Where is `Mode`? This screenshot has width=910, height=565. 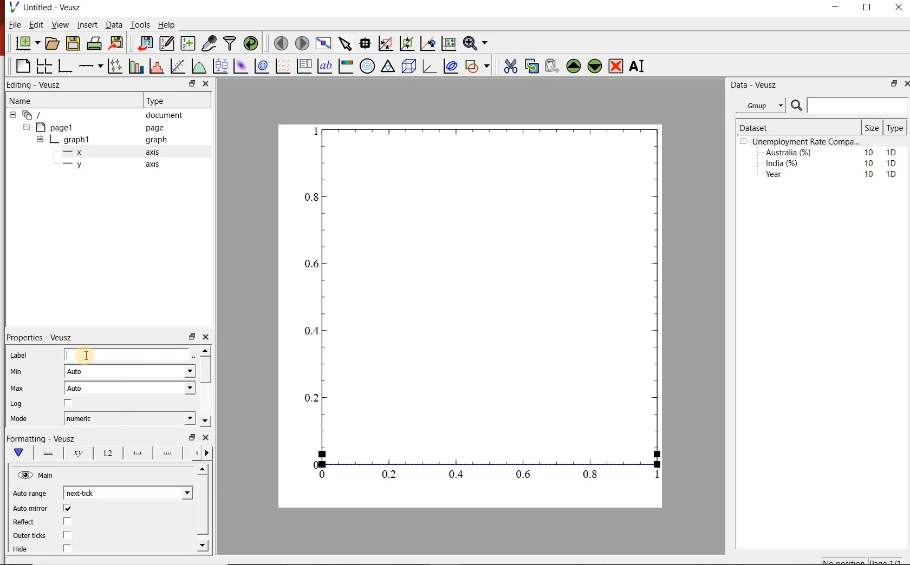
Mode is located at coordinates (27, 420).